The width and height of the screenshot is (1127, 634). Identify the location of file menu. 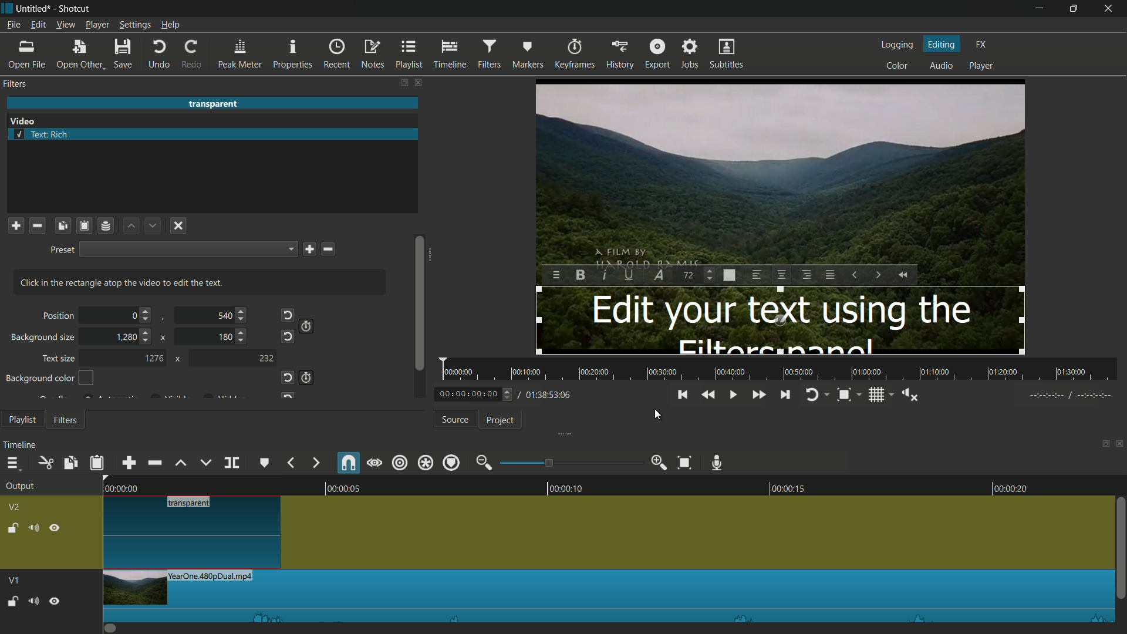
(13, 26).